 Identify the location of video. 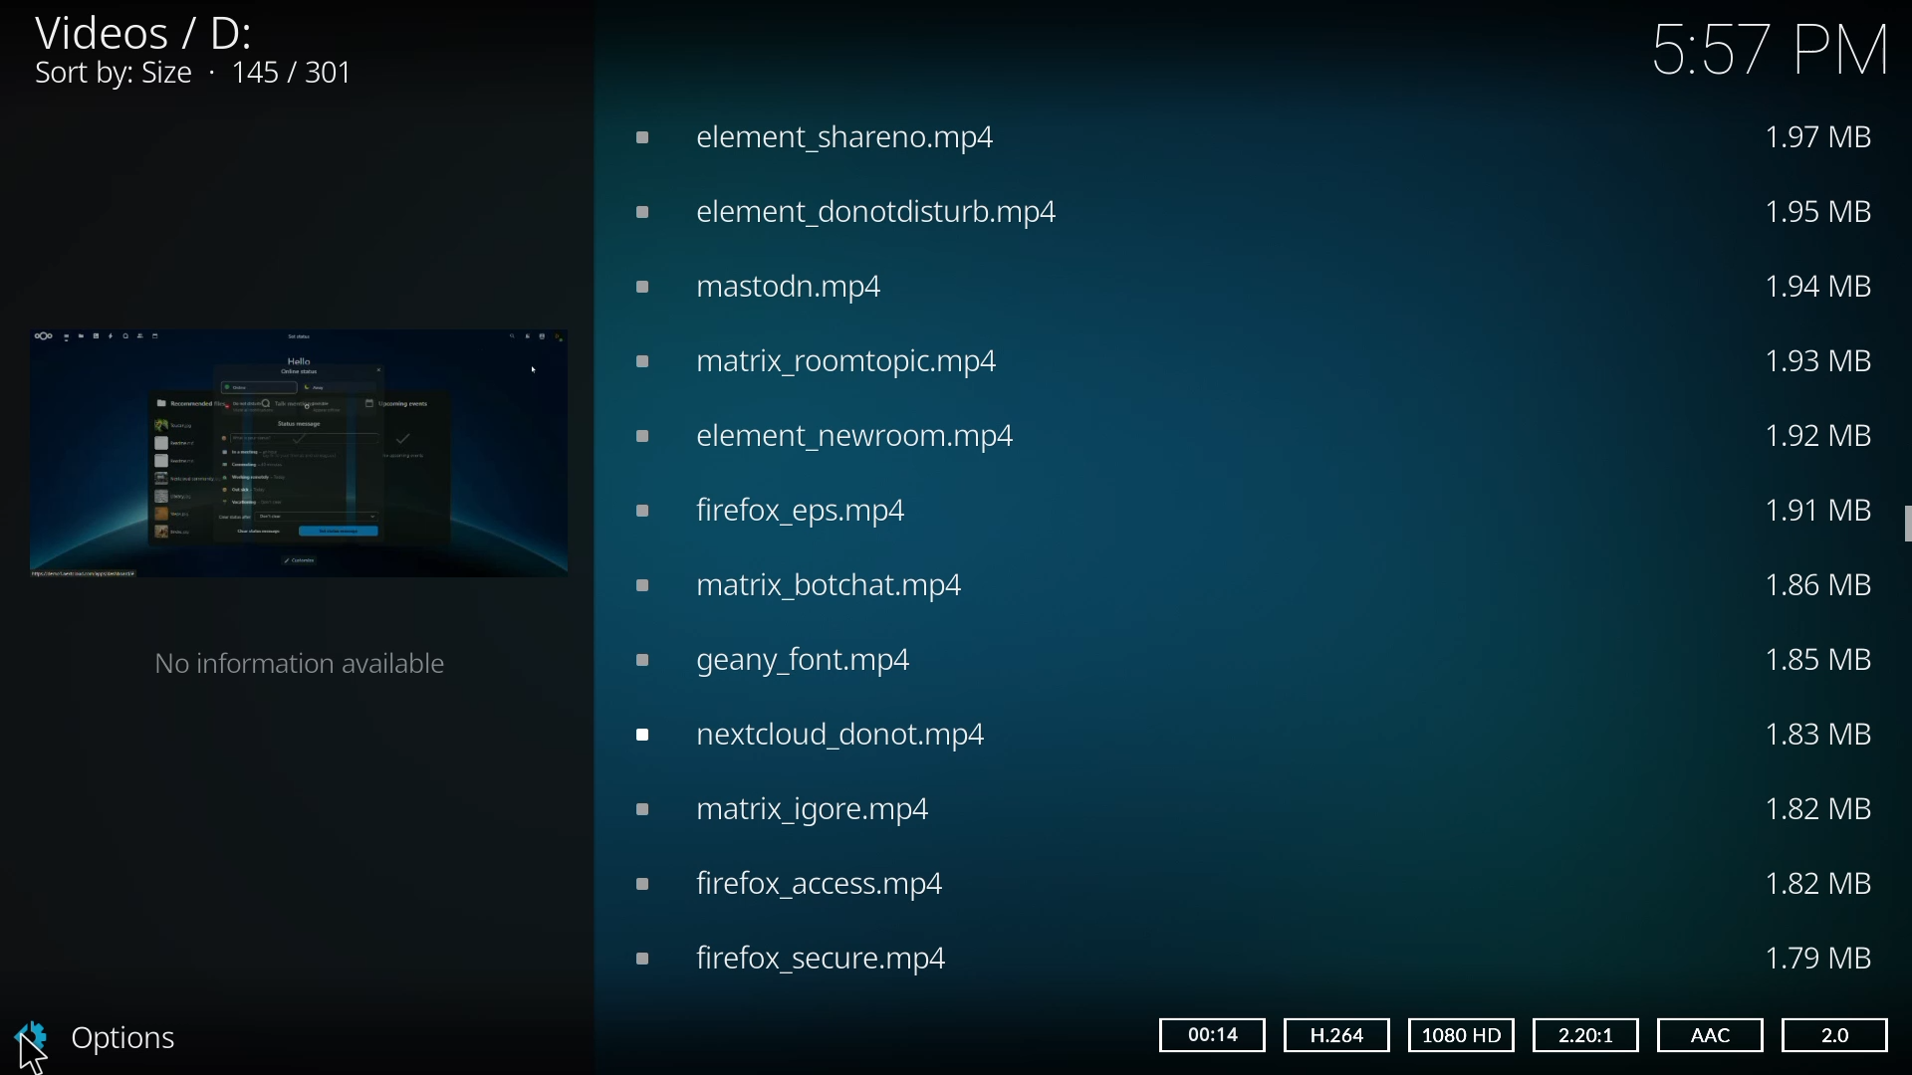
(294, 452).